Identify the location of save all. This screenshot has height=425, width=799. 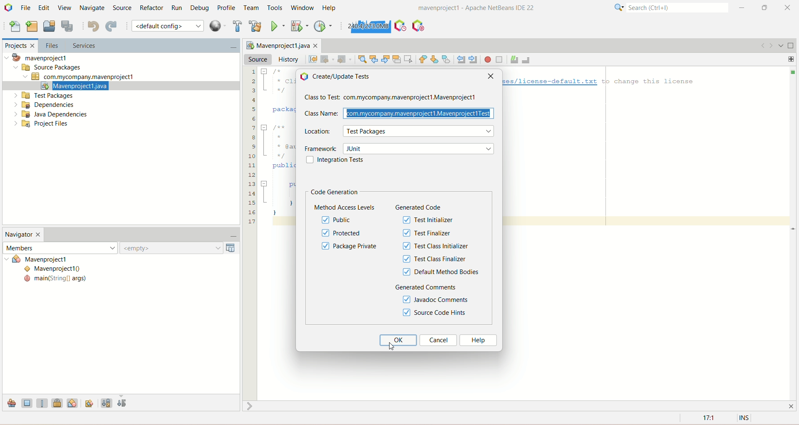
(67, 26).